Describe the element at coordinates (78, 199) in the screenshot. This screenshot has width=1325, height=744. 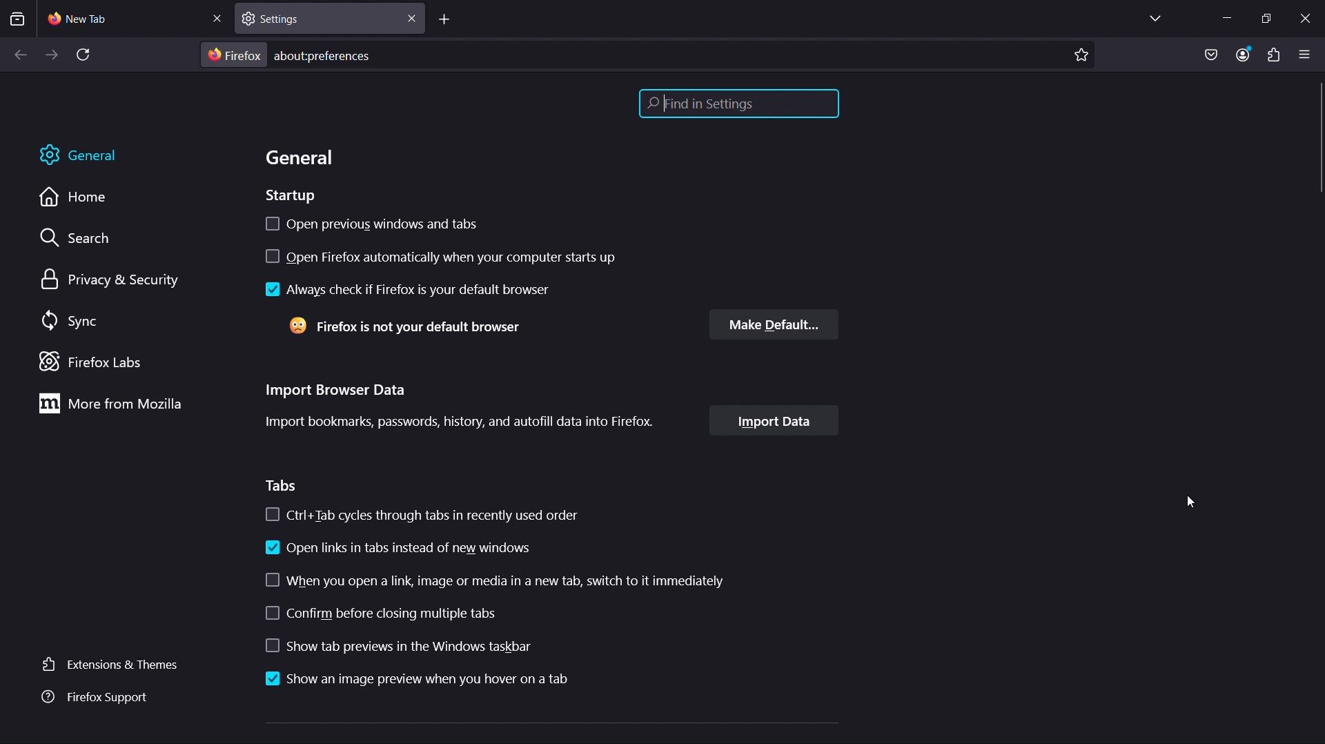
I see `Home` at that location.